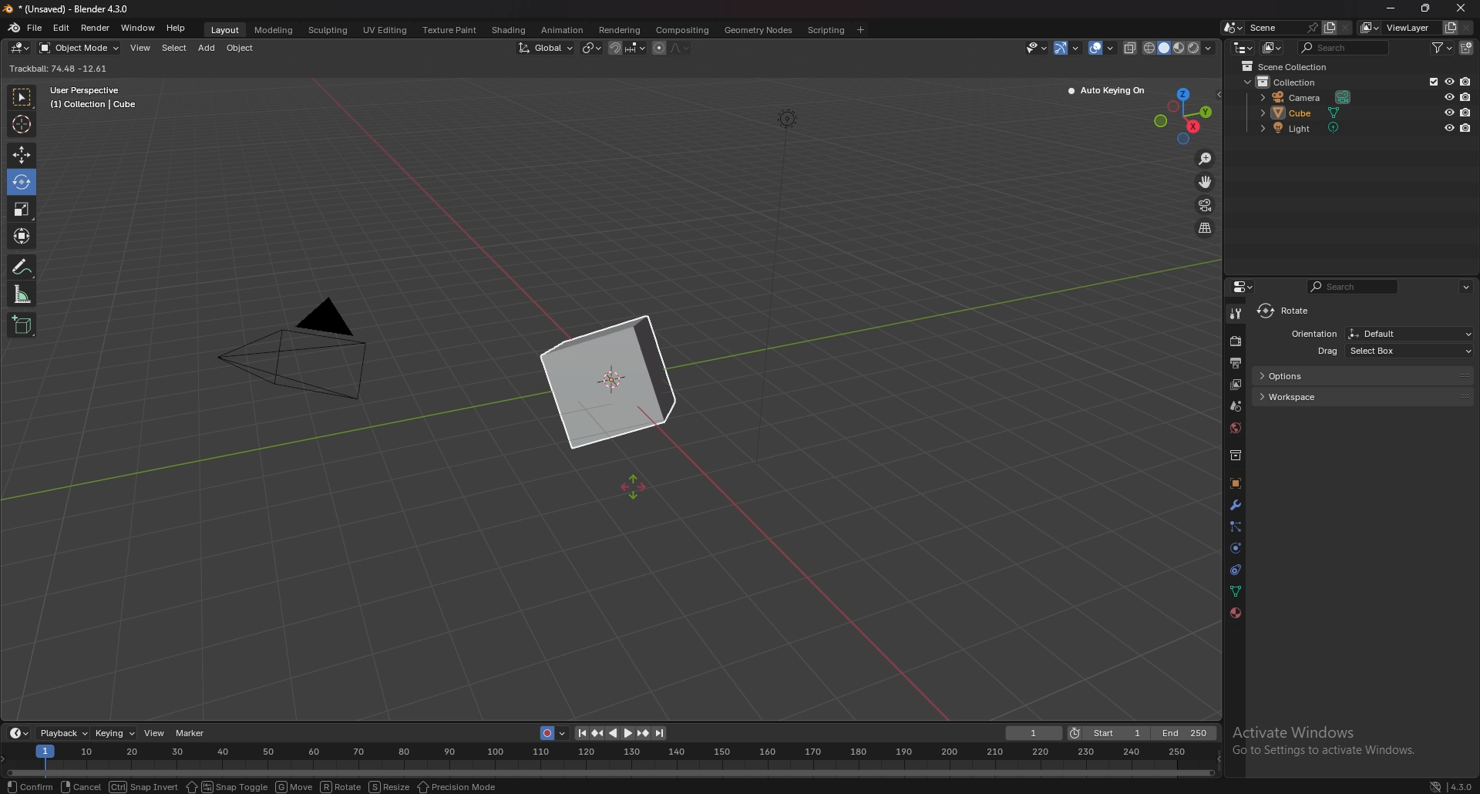 The width and height of the screenshot is (1480, 794). I want to click on camera view, so click(1206, 204).